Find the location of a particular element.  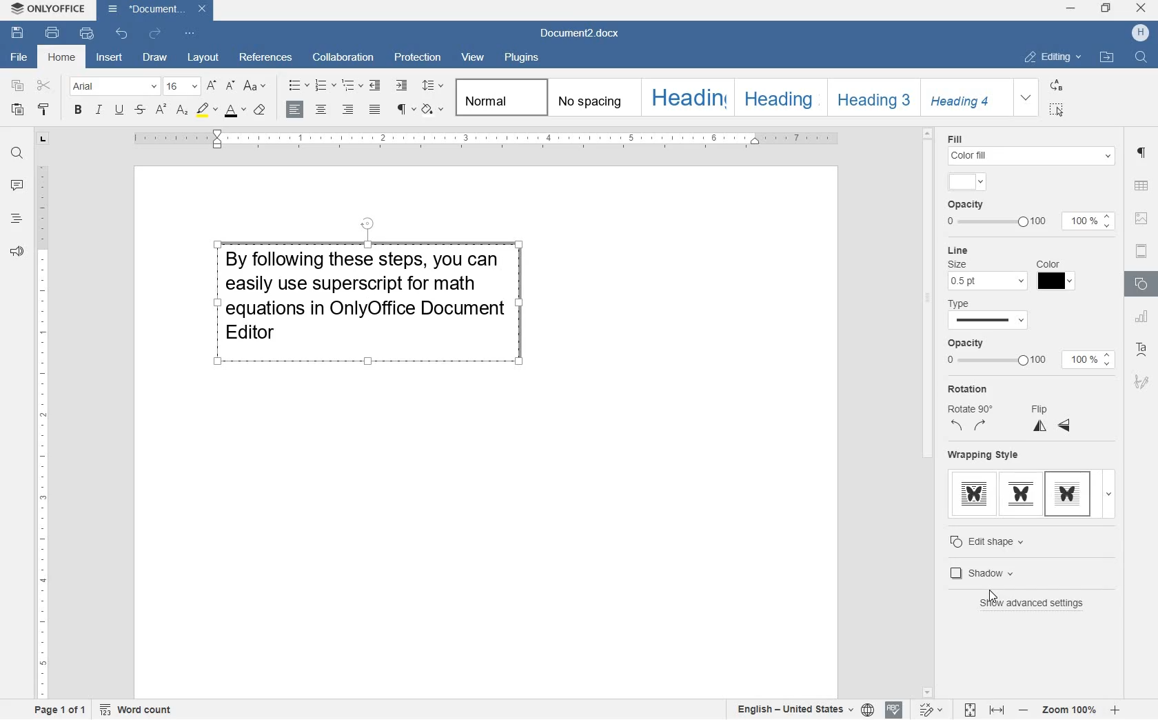

underline is located at coordinates (119, 109).